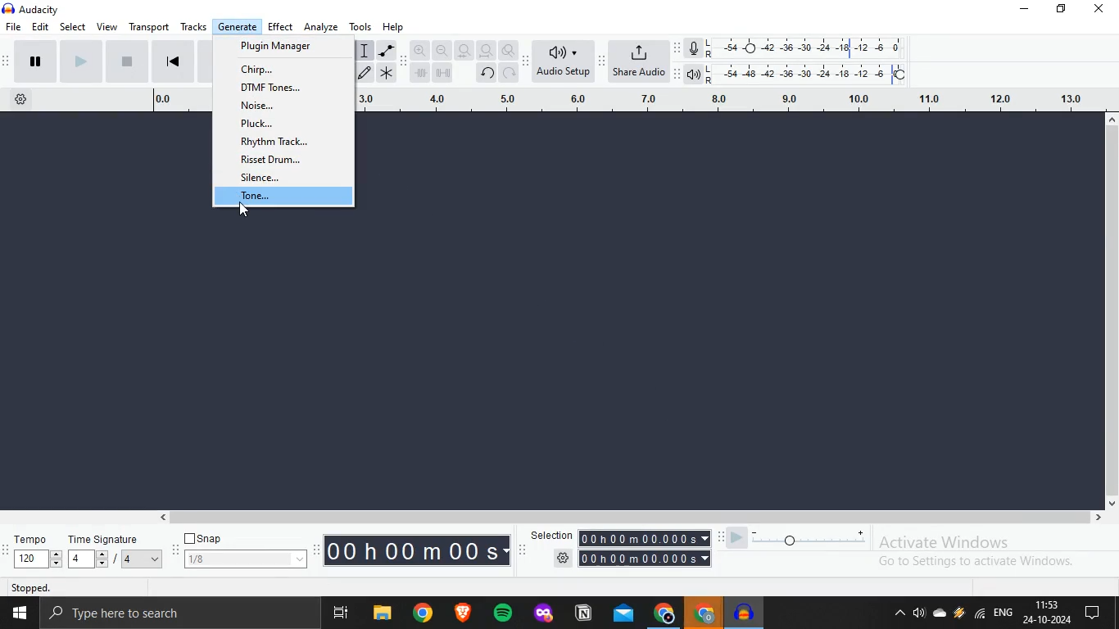 The width and height of the screenshot is (1119, 629). What do you see at coordinates (420, 73) in the screenshot?
I see `Time Shift` at bounding box center [420, 73].